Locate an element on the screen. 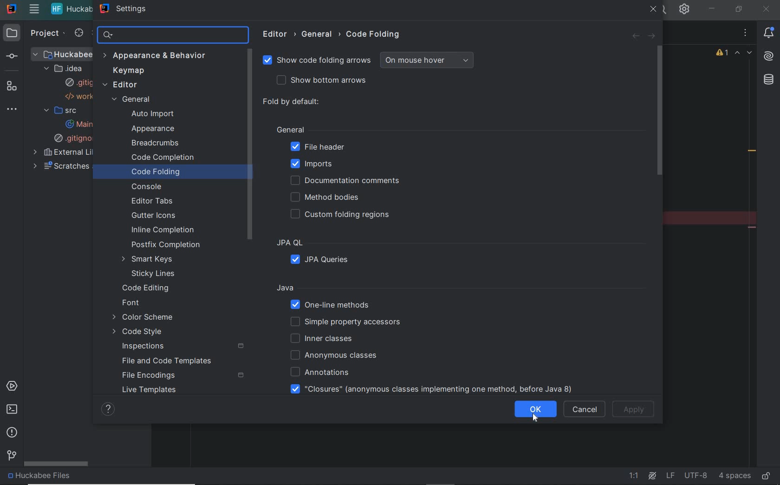 This screenshot has height=485, width=780. one-line methods is located at coordinates (332, 305).